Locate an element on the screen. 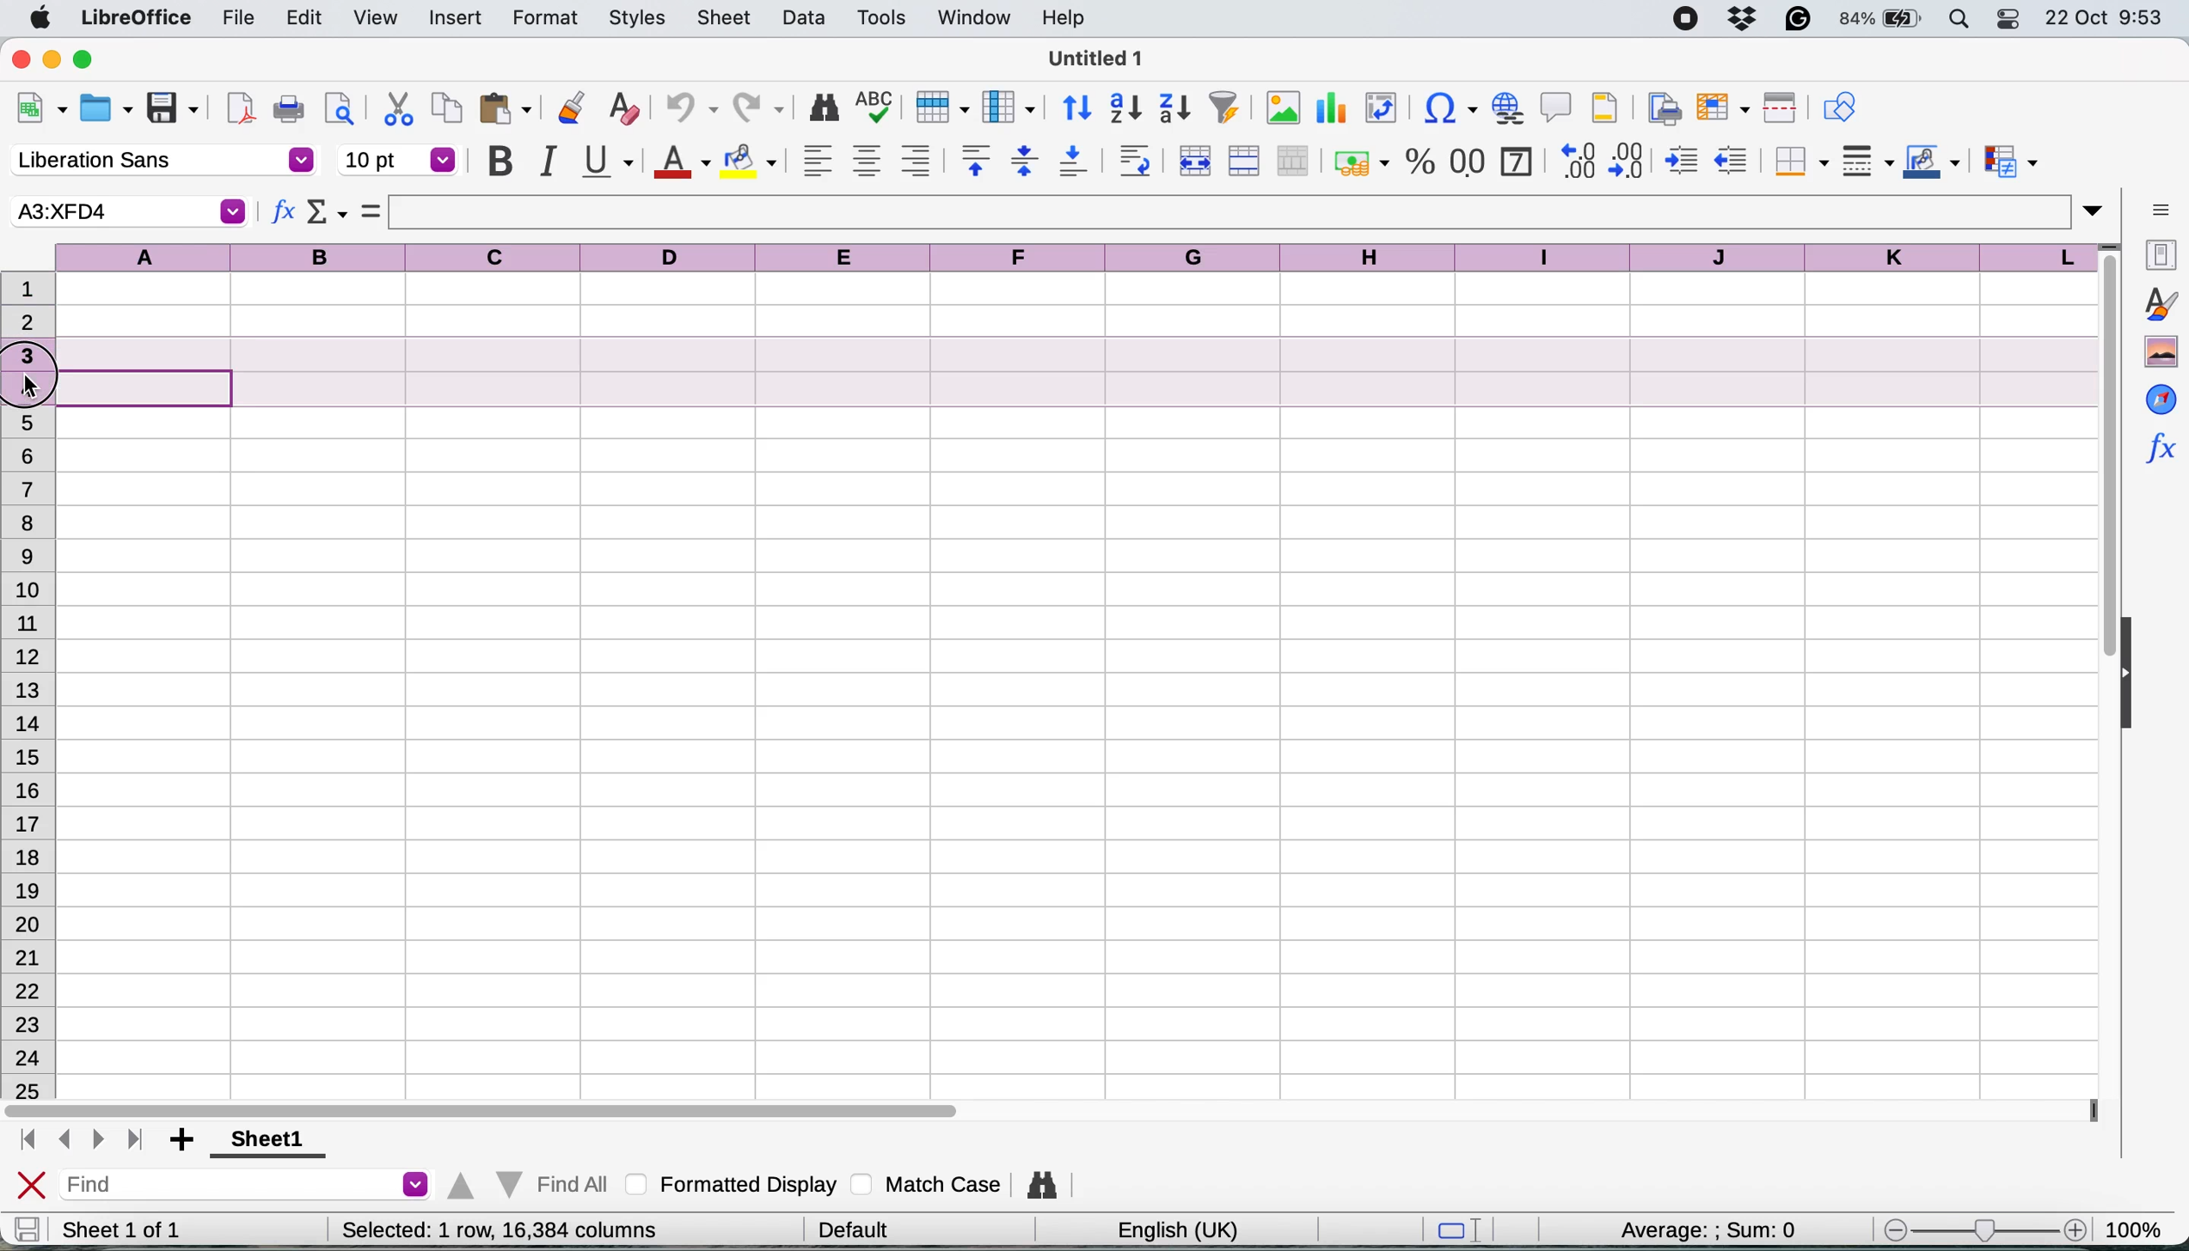 The image size is (2189, 1251). system logo is located at coordinates (44, 19).